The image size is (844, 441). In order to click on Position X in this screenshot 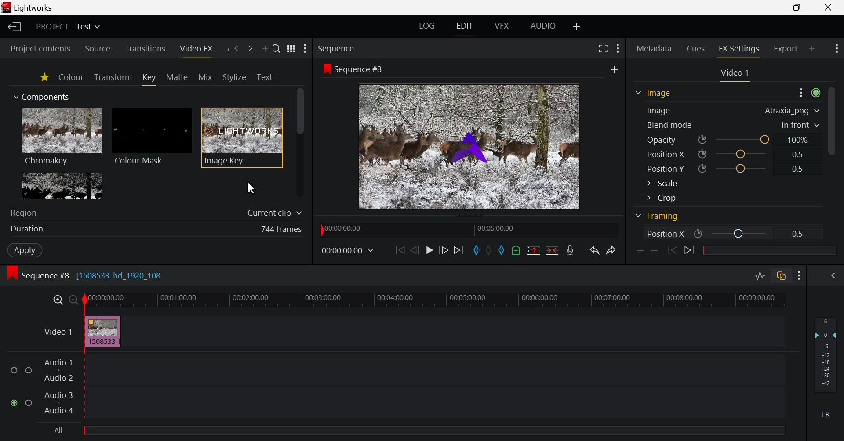, I will do `click(743, 155)`.